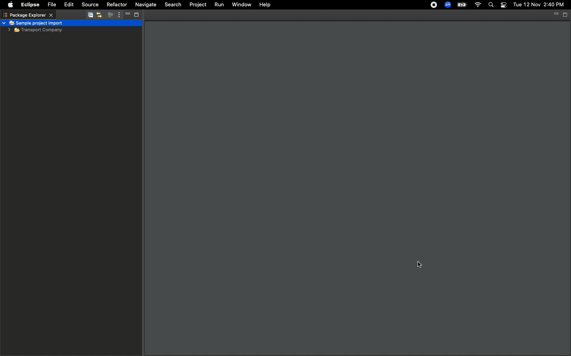 The image size is (571, 356). Describe the element at coordinates (108, 15) in the screenshot. I see `Focus on active task` at that location.